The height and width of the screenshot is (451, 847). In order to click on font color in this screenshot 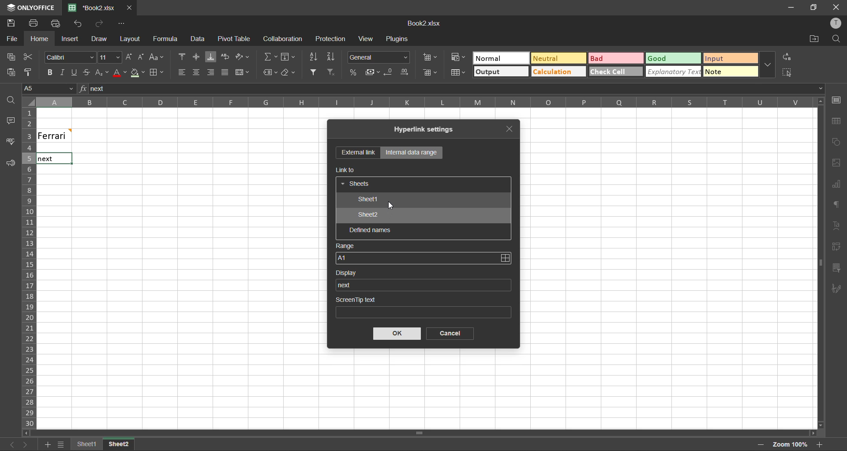, I will do `click(120, 72)`.